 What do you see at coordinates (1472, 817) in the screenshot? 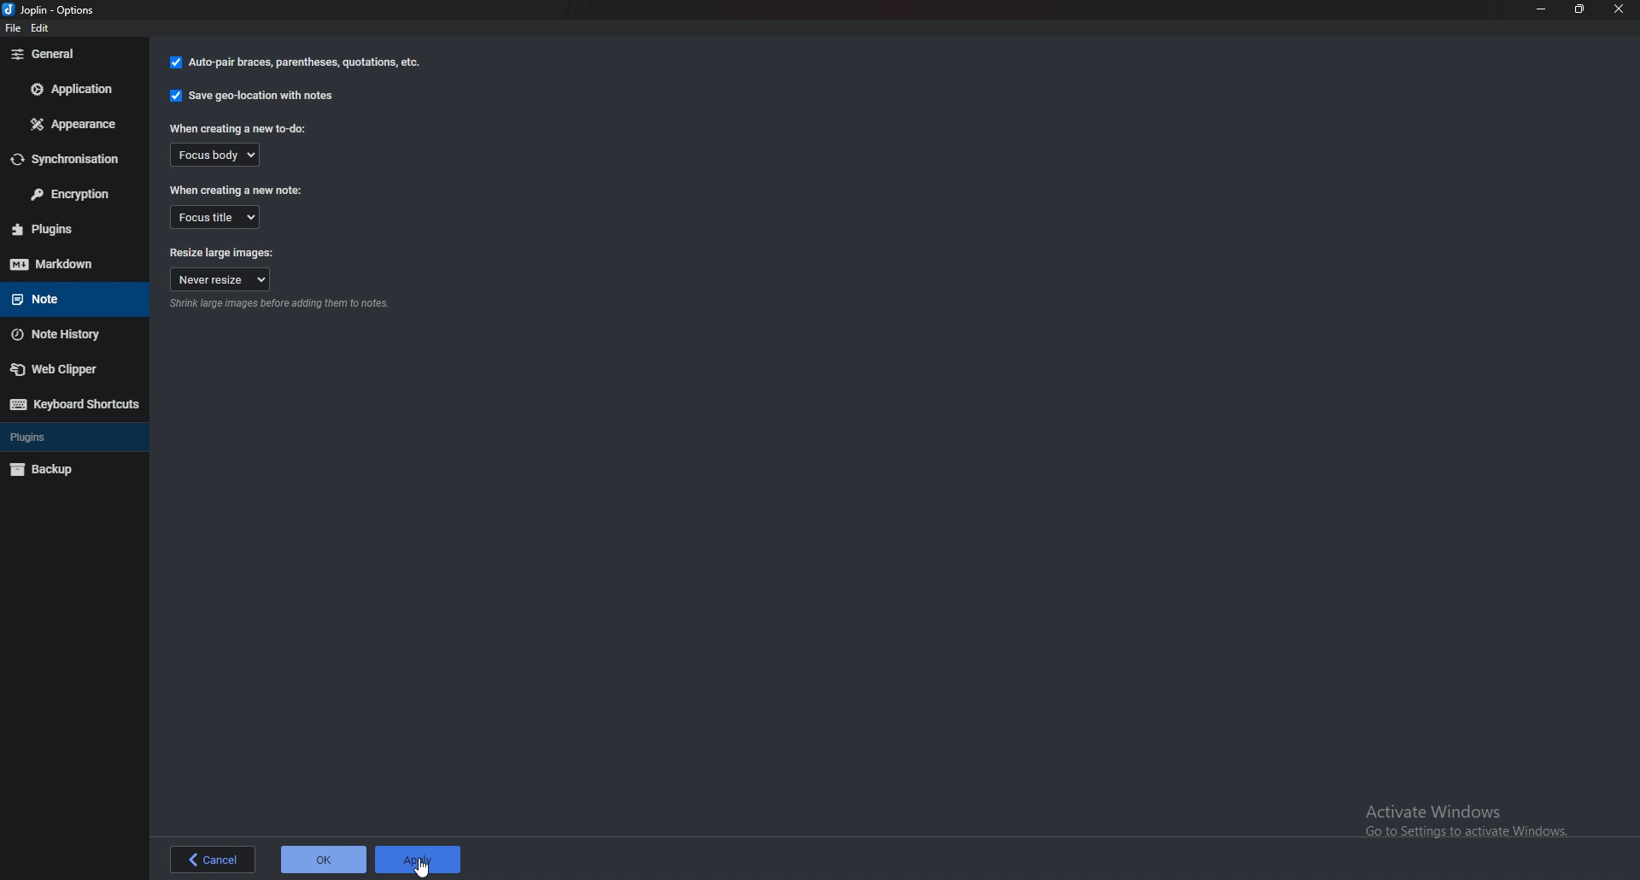
I see `Activate windows pop up` at bounding box center [1472, 817].